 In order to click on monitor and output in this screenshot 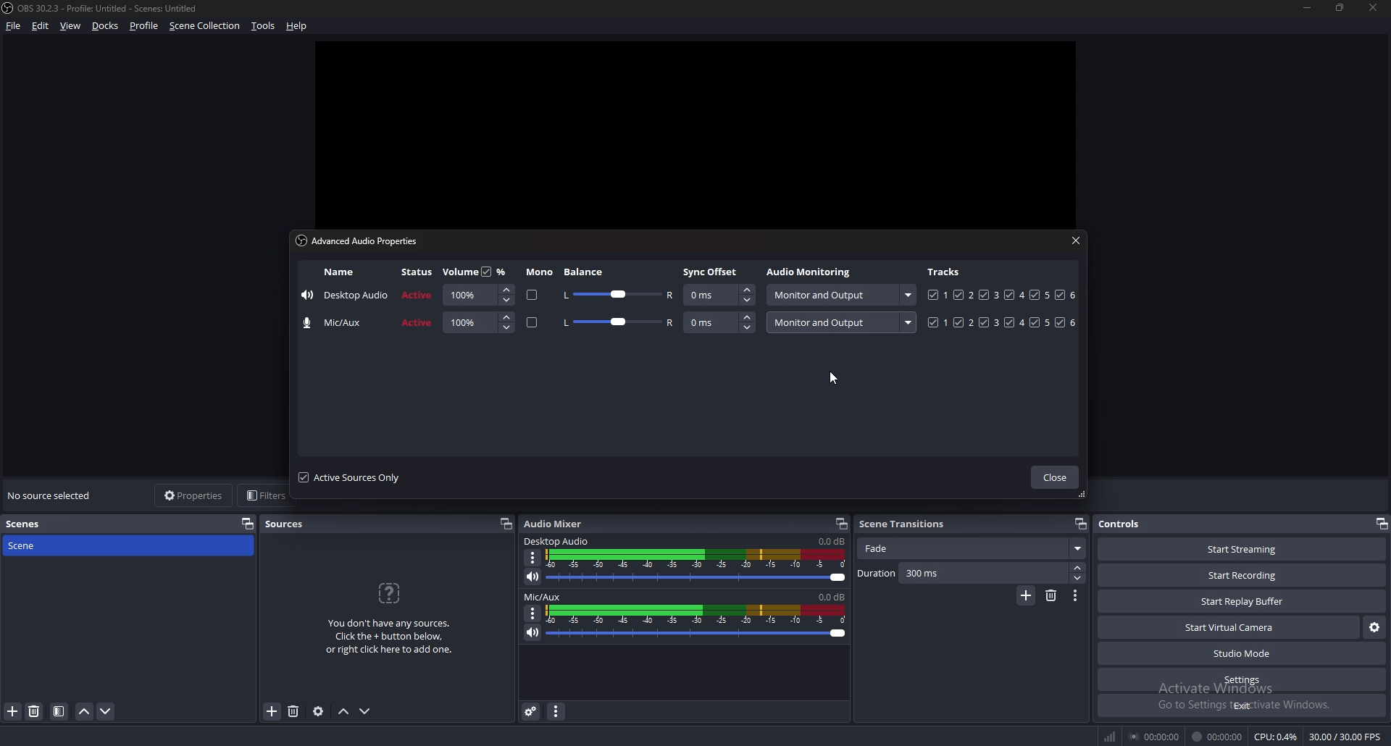, I will do `click(843, 294)`.